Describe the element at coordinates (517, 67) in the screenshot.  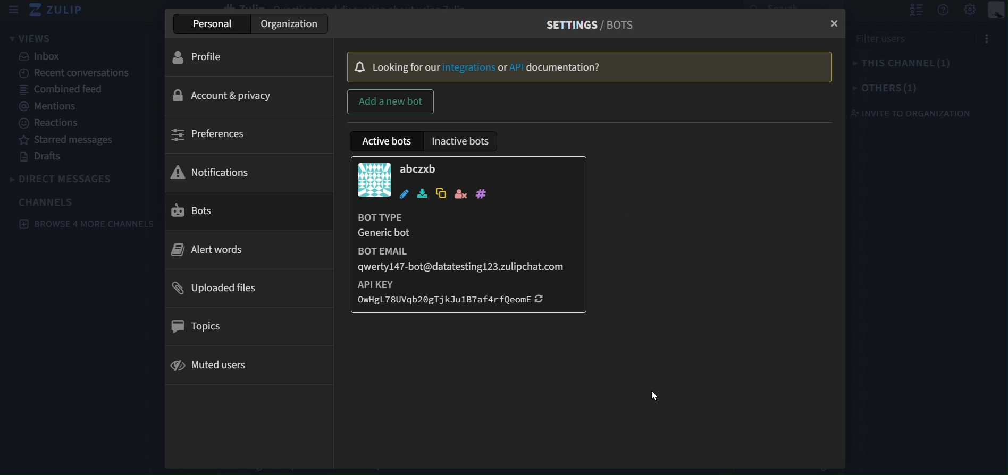
I see `API` at that location.